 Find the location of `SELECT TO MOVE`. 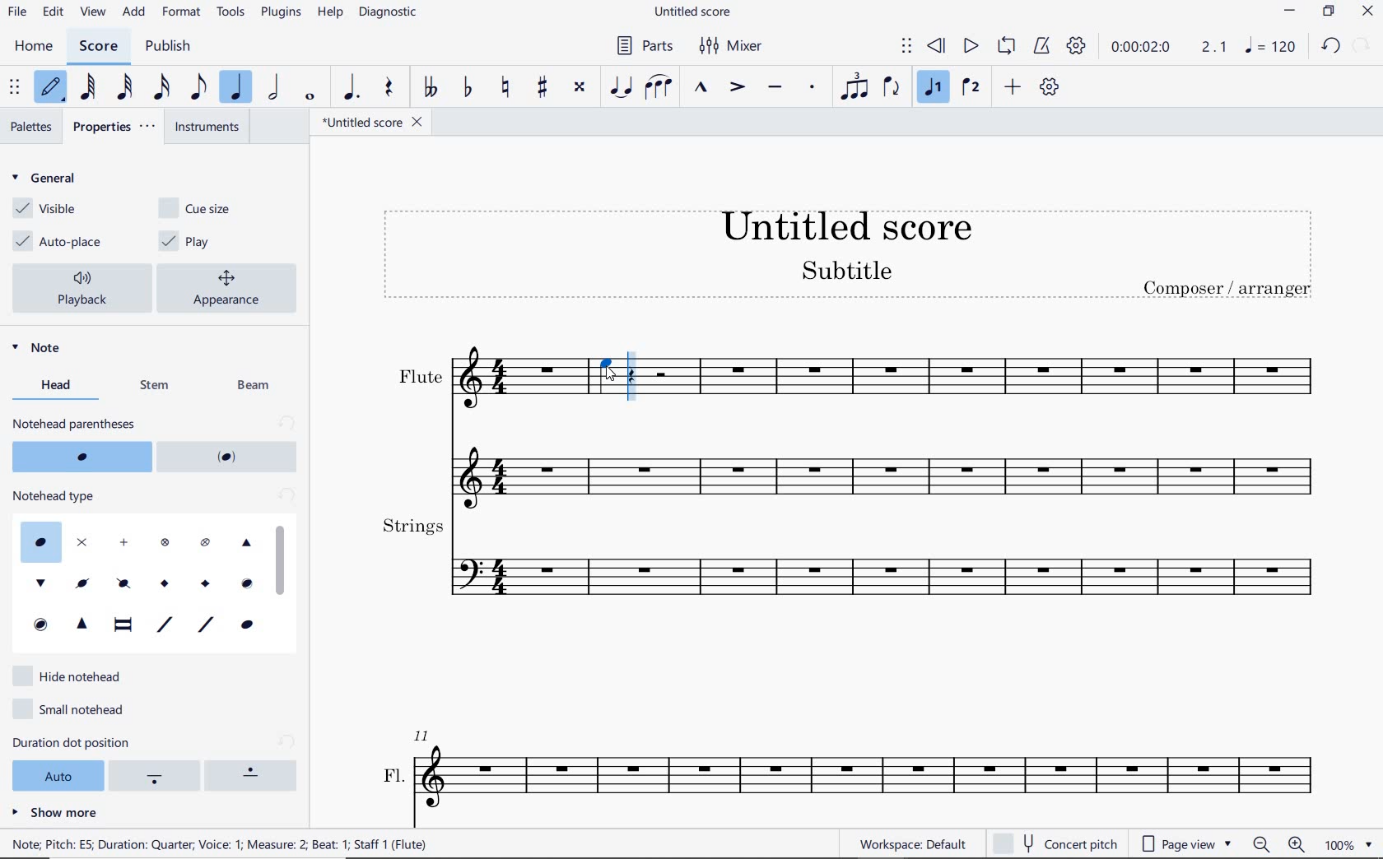

SELECT TO MOVE is located at coordinates (906, 47).